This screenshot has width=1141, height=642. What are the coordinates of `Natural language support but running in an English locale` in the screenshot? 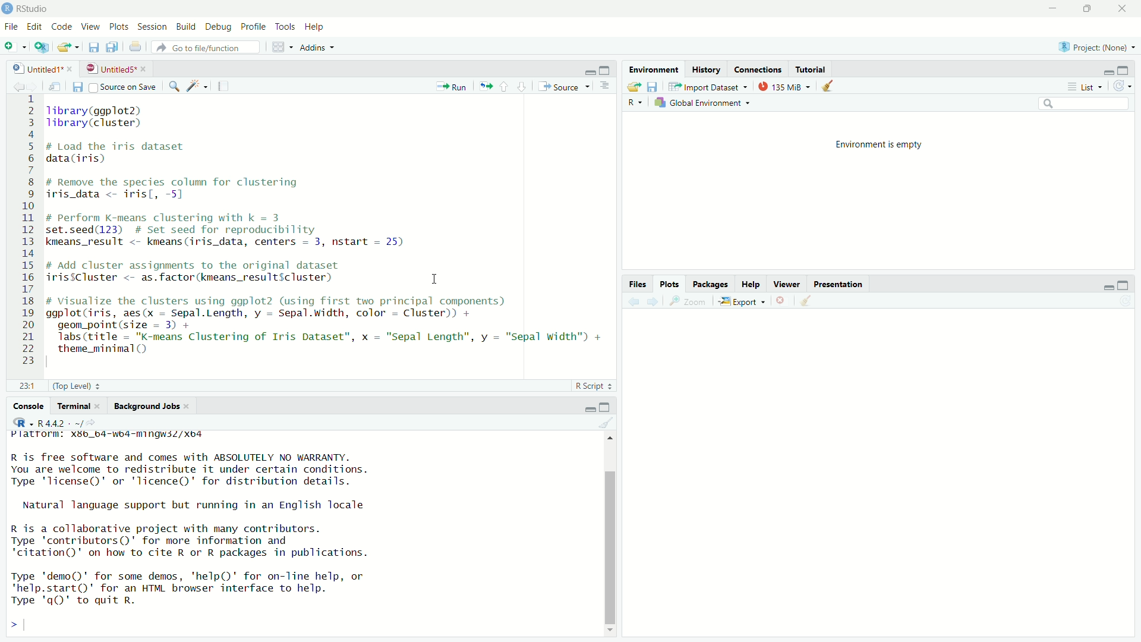 It's located at (209, 506).